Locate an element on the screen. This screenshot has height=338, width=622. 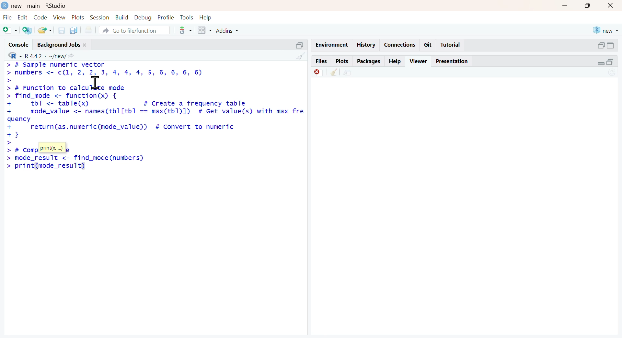
cursor is located at coordinates (95, 82).